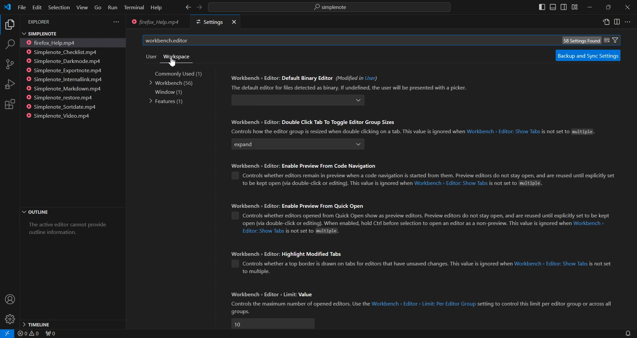  I want to click on Go, so click(98, 8).